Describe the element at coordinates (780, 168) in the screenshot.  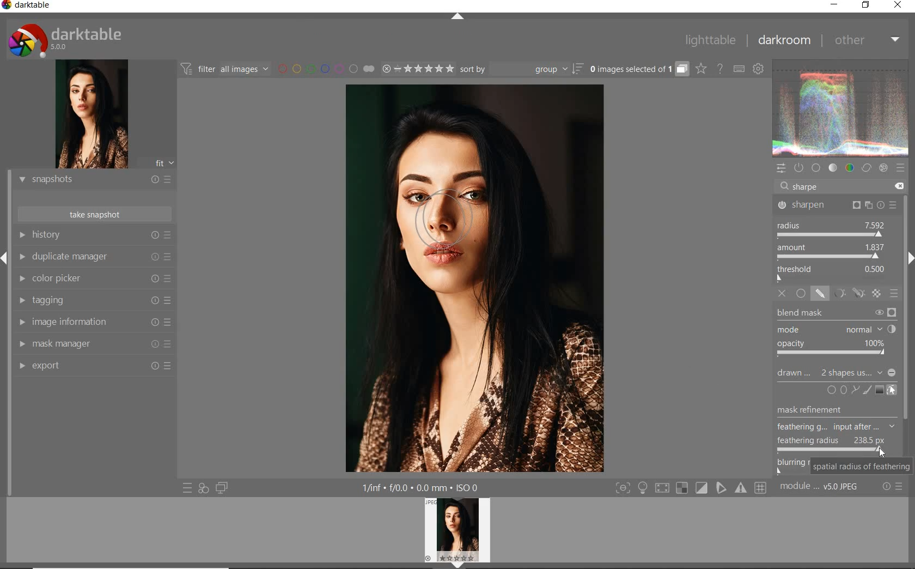
I see `quick access panel` at that location.